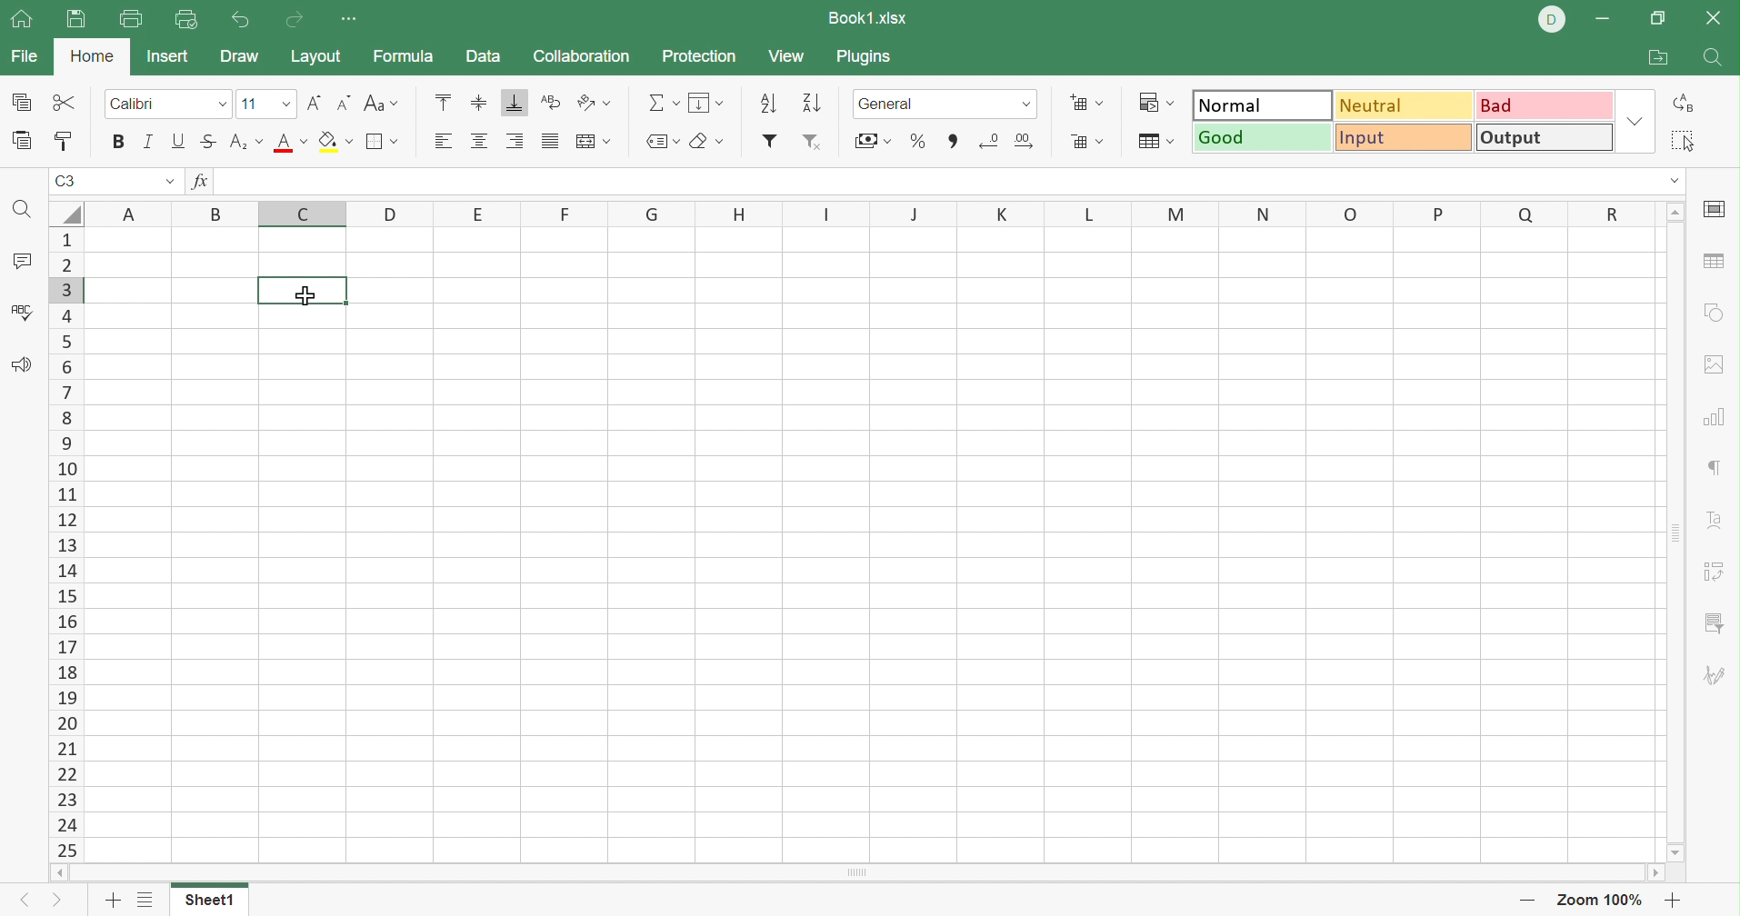 This screenshot has width=1740, height=916. I want to click on Increment font size, so click(311, 103).